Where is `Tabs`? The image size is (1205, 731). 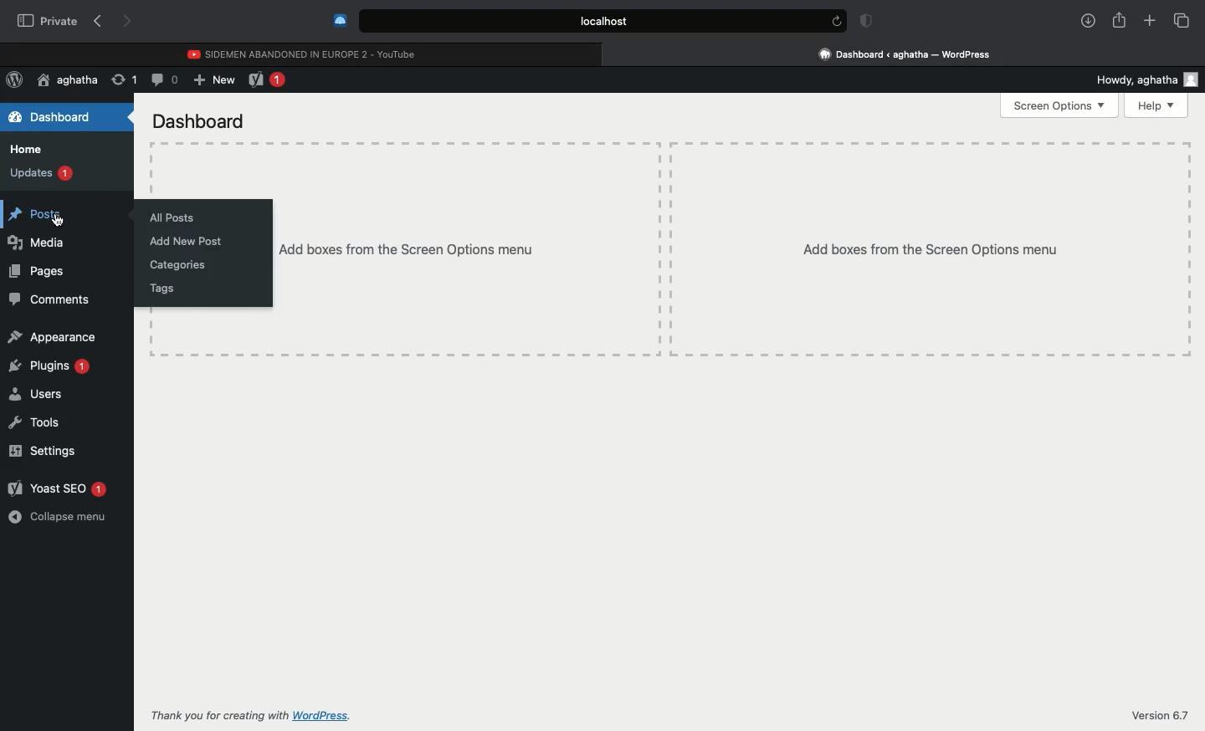
Tabs is located at coordinates (1182, 20).